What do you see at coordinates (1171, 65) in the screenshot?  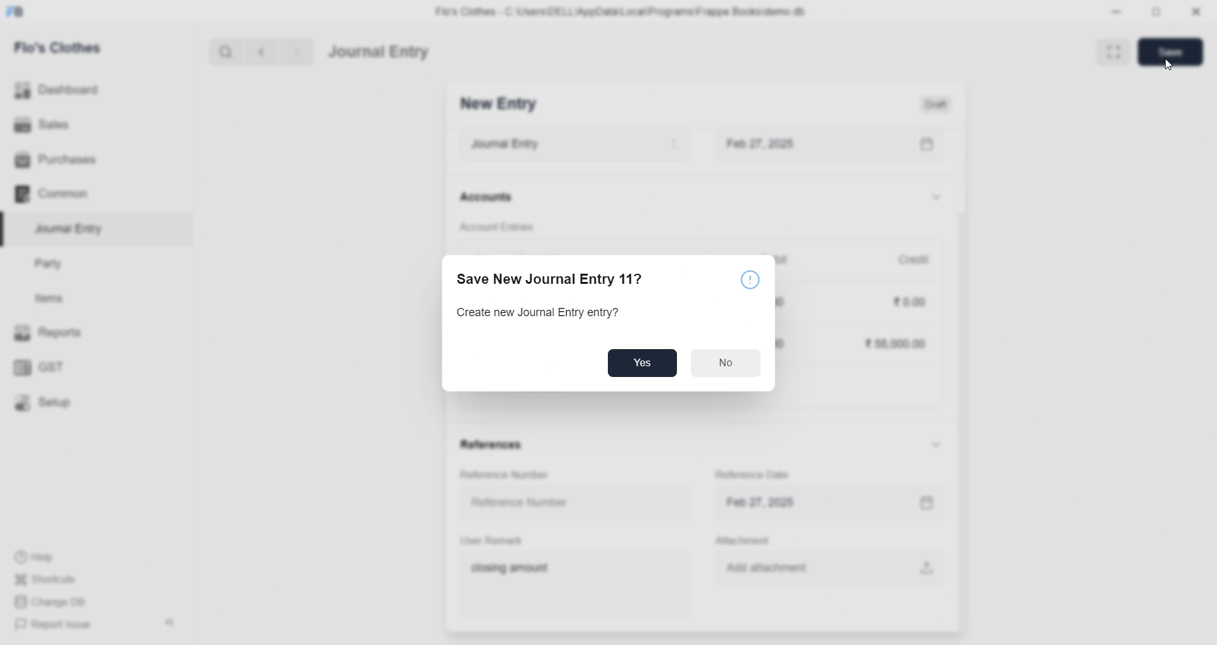 I see `cursor` at bounding box center [1171, 65].